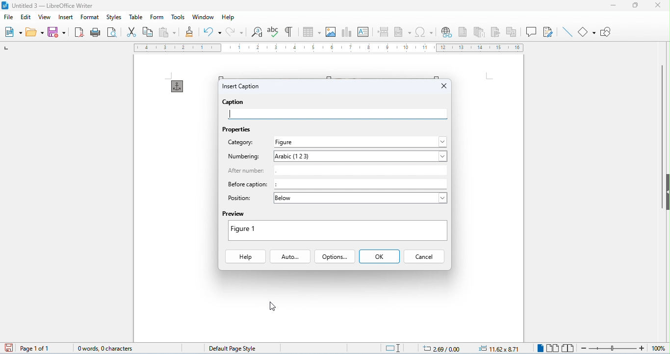 The width and height of the screenshot is (670, 354). Describe the element at coordinates (59, 32) in the screenshot. I see `save` at that location.